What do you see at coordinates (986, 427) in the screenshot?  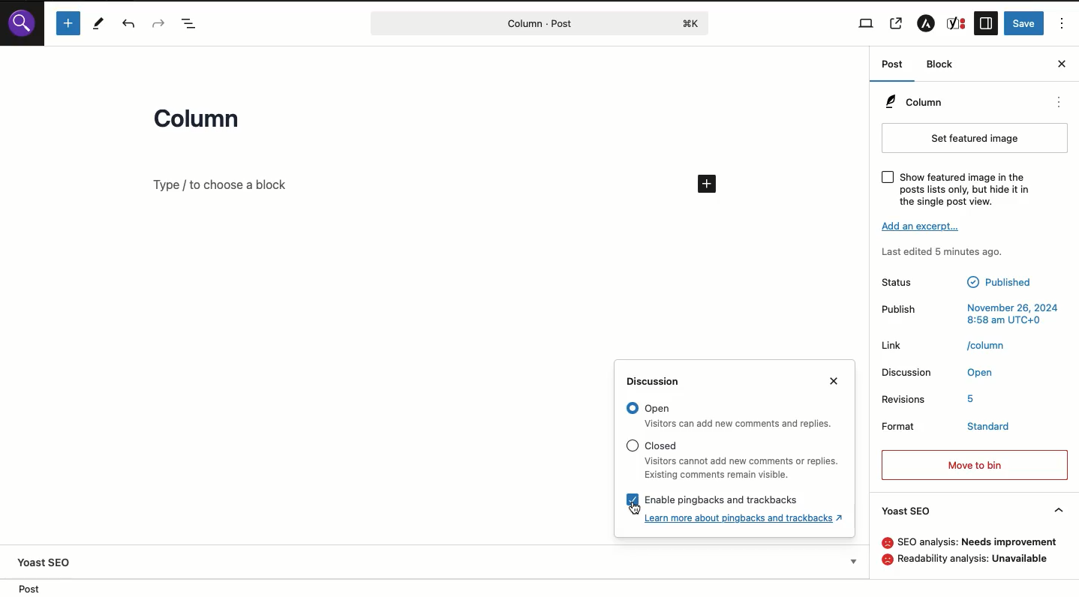 I see `text` at bounding box center [986, 427].